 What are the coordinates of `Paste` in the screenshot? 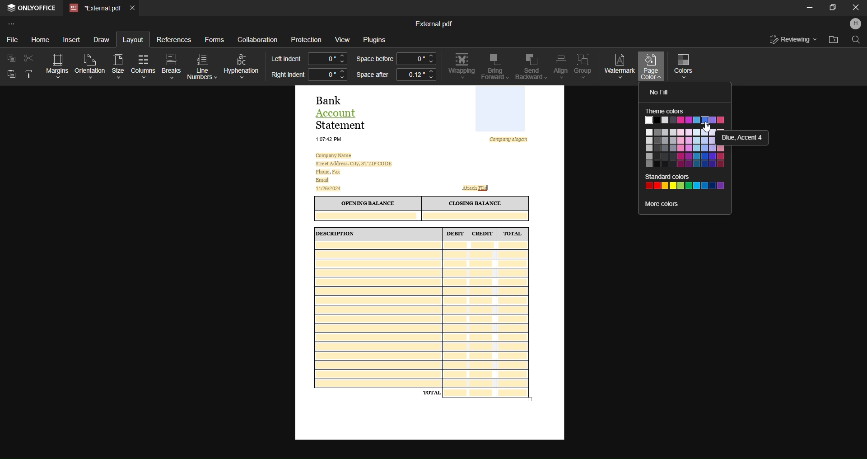 It's located at (11, 75).